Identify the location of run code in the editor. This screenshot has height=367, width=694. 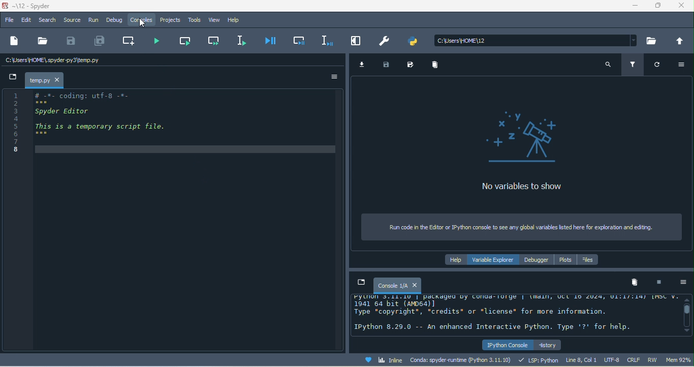
(523, 228).